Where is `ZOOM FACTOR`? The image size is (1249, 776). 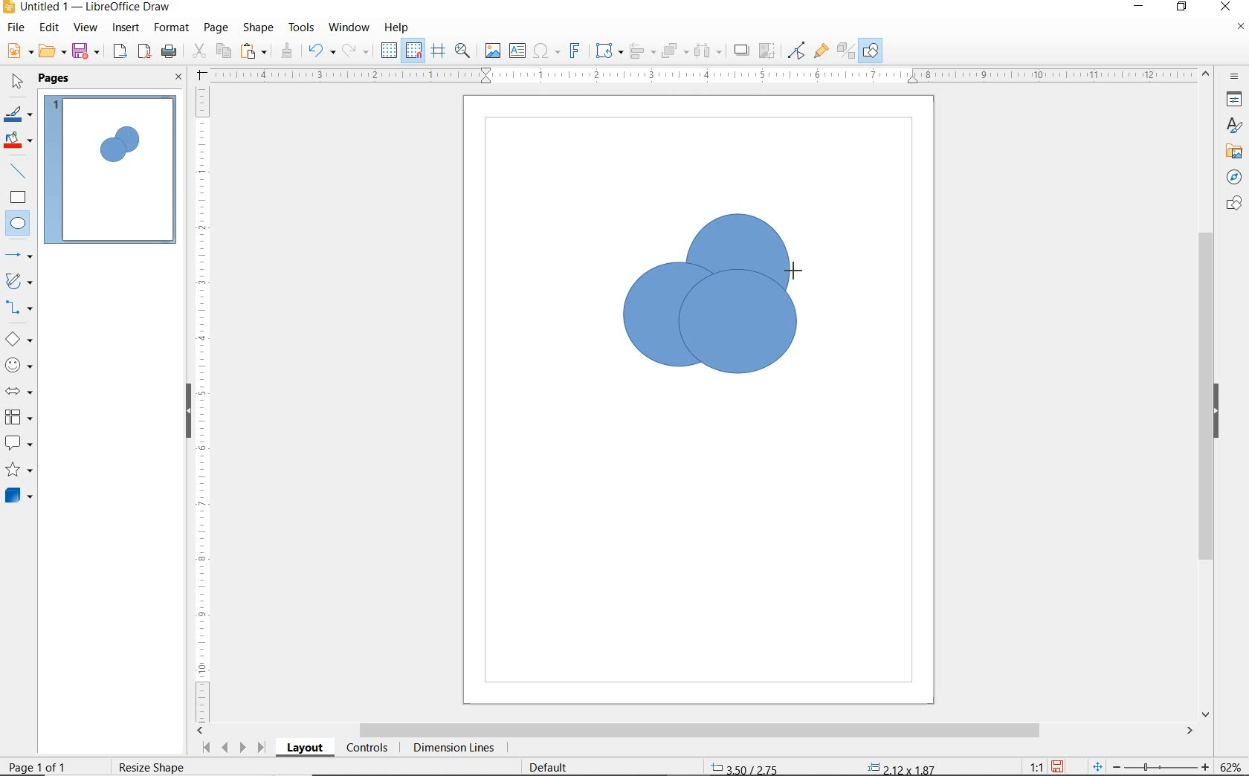 ZOOM FACTOR is located at coordinates (1231, 764).